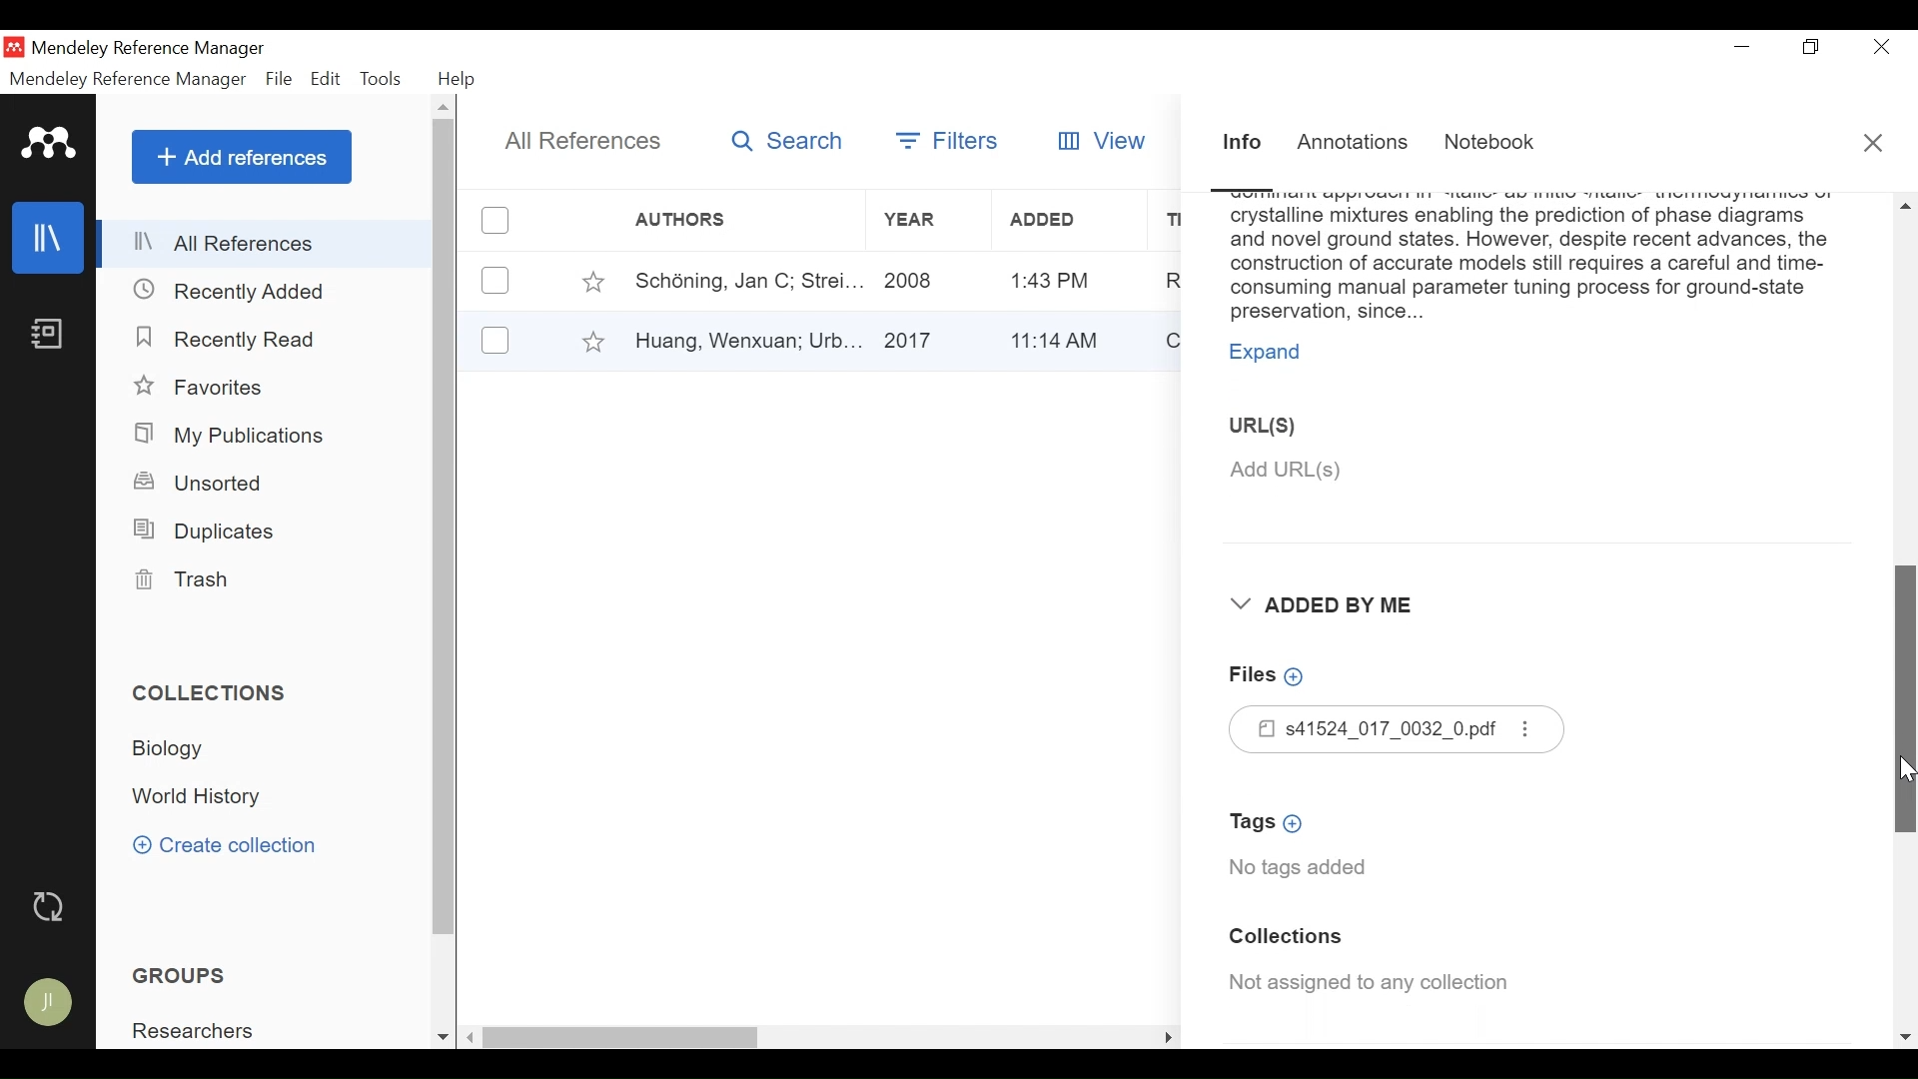  Describe the element at coordinates (1354, 145) in the screenshot. I see `Annotations` at that location.